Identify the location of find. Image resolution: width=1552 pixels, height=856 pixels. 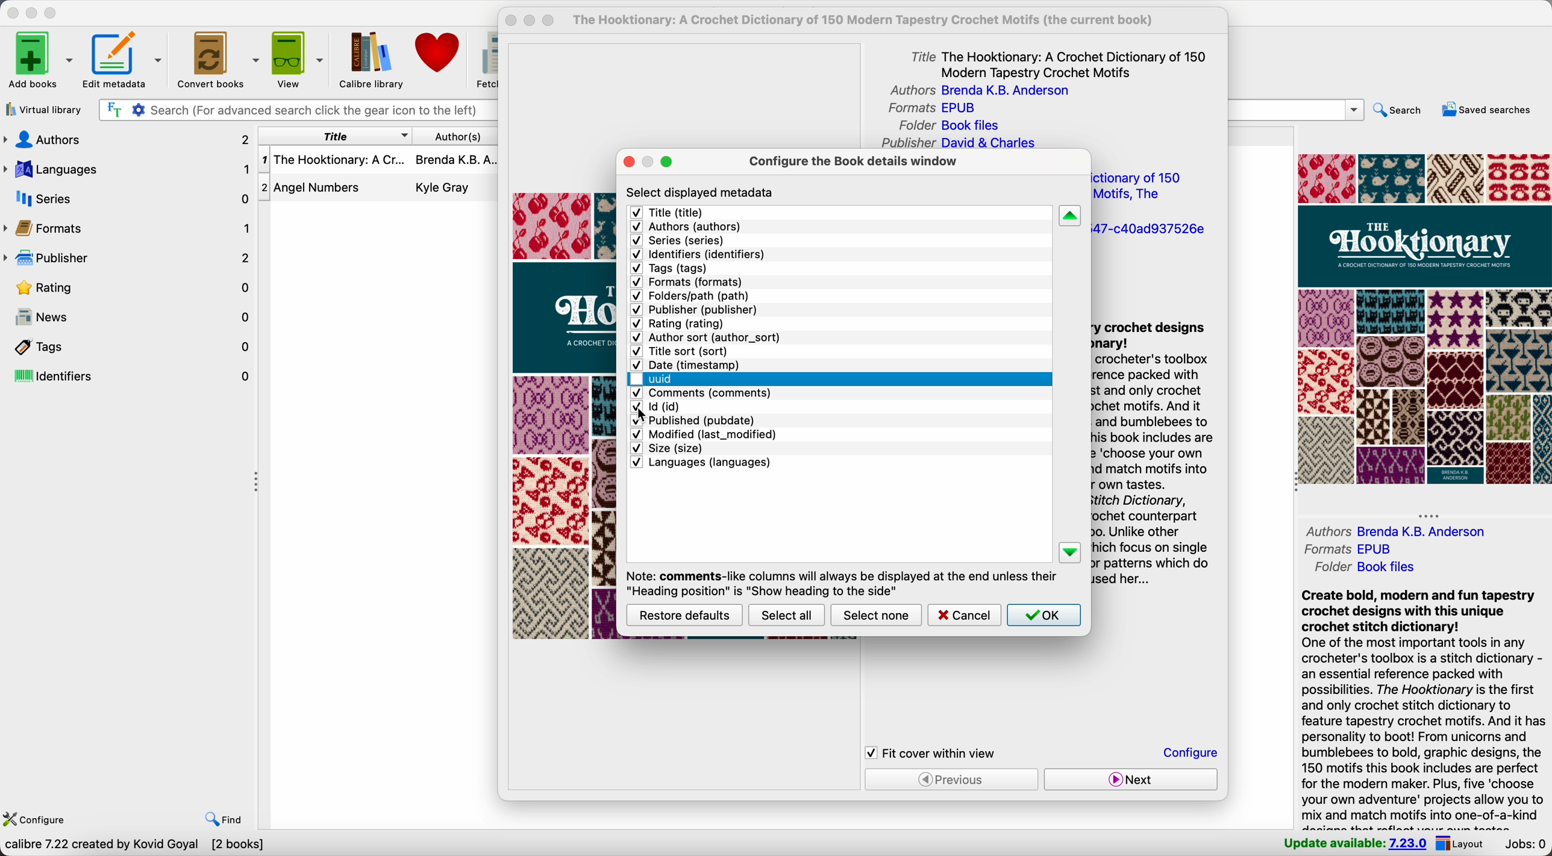
(225, 820).